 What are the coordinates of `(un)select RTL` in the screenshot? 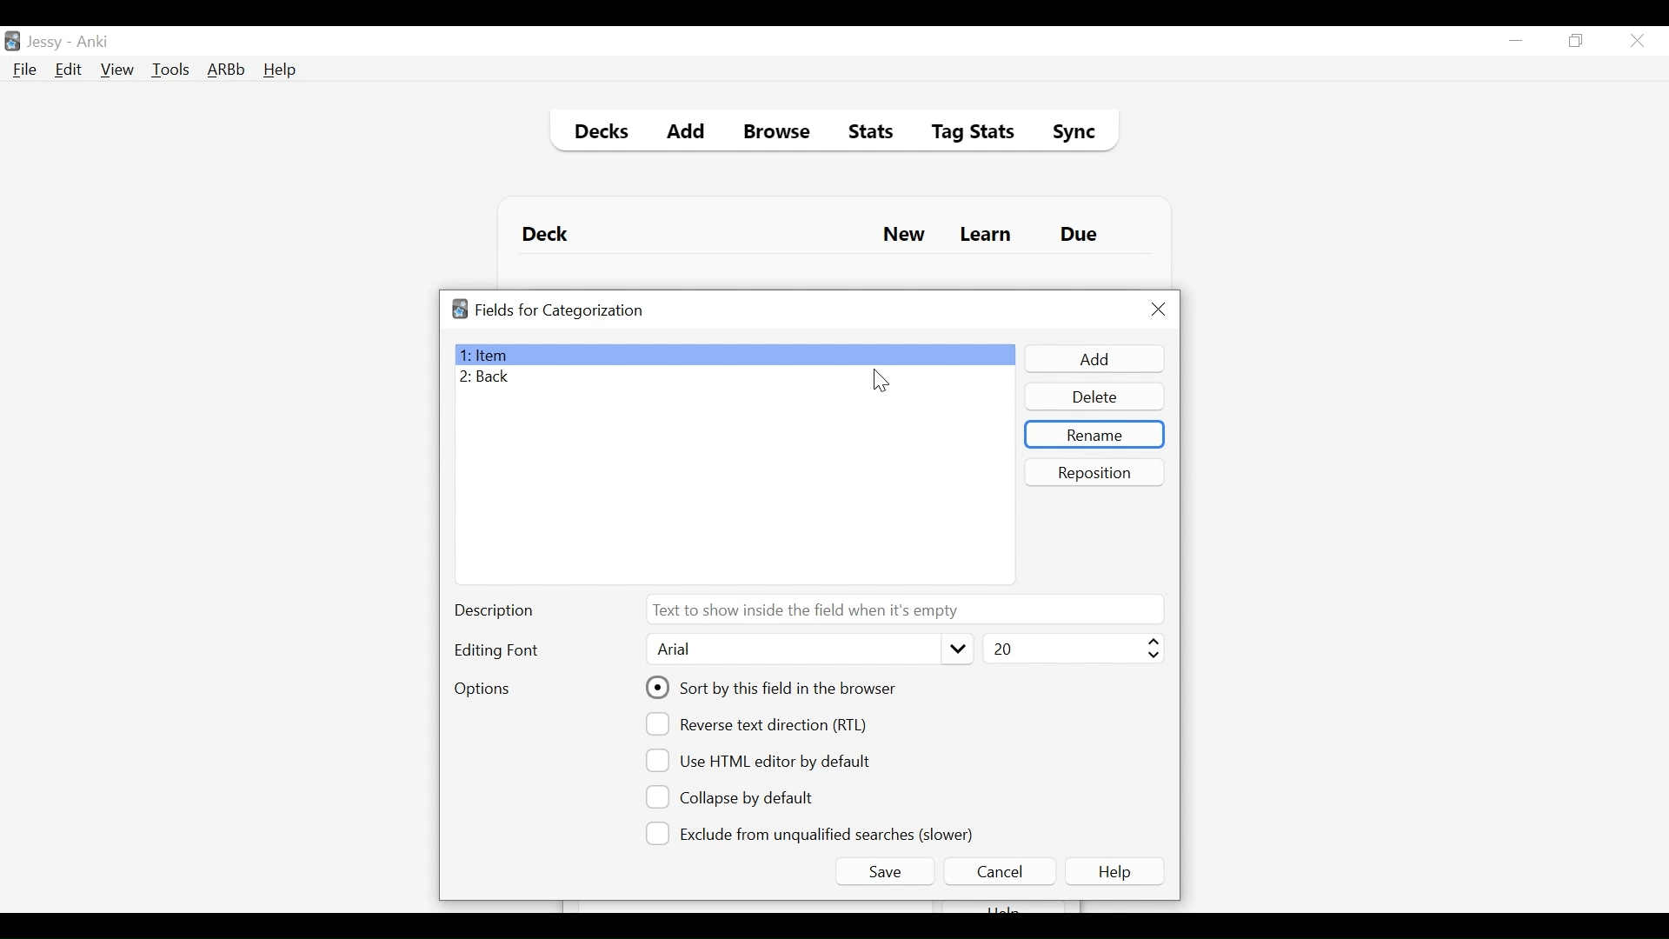 It's located at (764, 724).